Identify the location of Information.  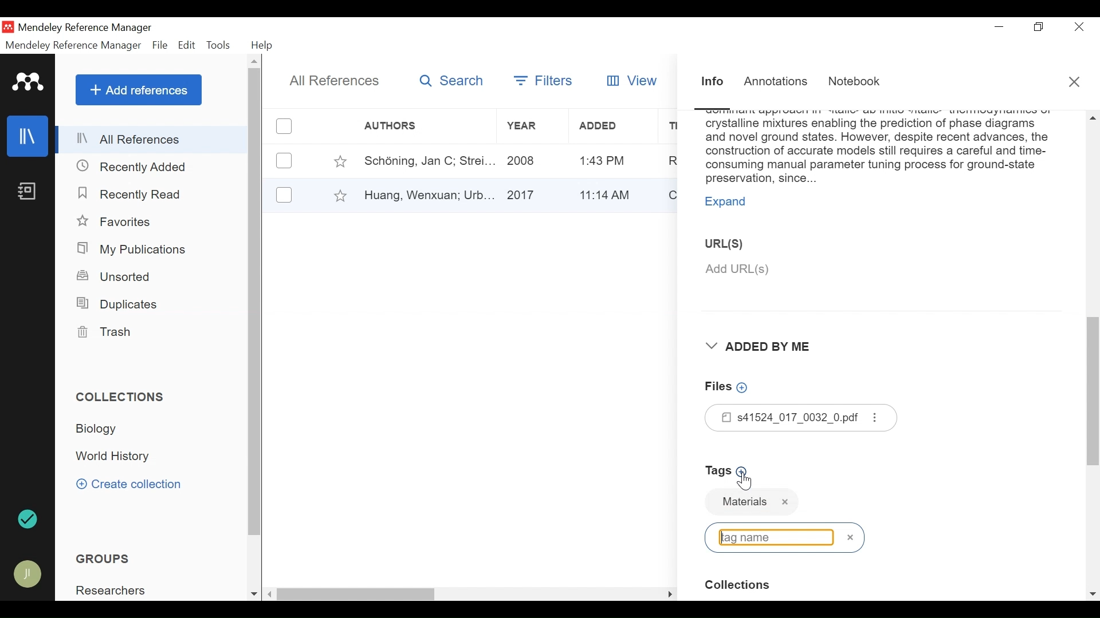
(713, 82).